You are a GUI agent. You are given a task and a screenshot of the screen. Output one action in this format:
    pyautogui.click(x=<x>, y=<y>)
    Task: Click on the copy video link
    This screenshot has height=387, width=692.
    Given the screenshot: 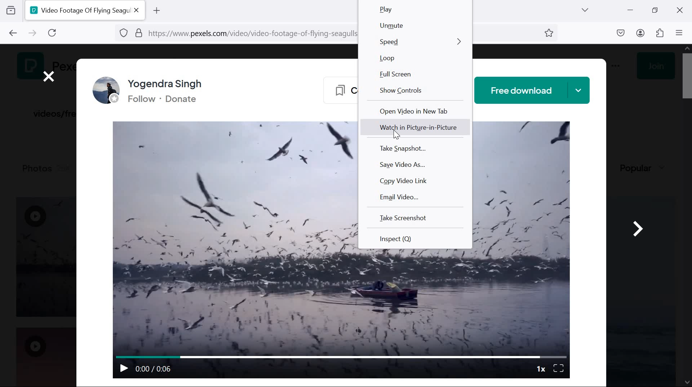 What is the action you would take?
    pyautogui.click(x=405, y=181)
    